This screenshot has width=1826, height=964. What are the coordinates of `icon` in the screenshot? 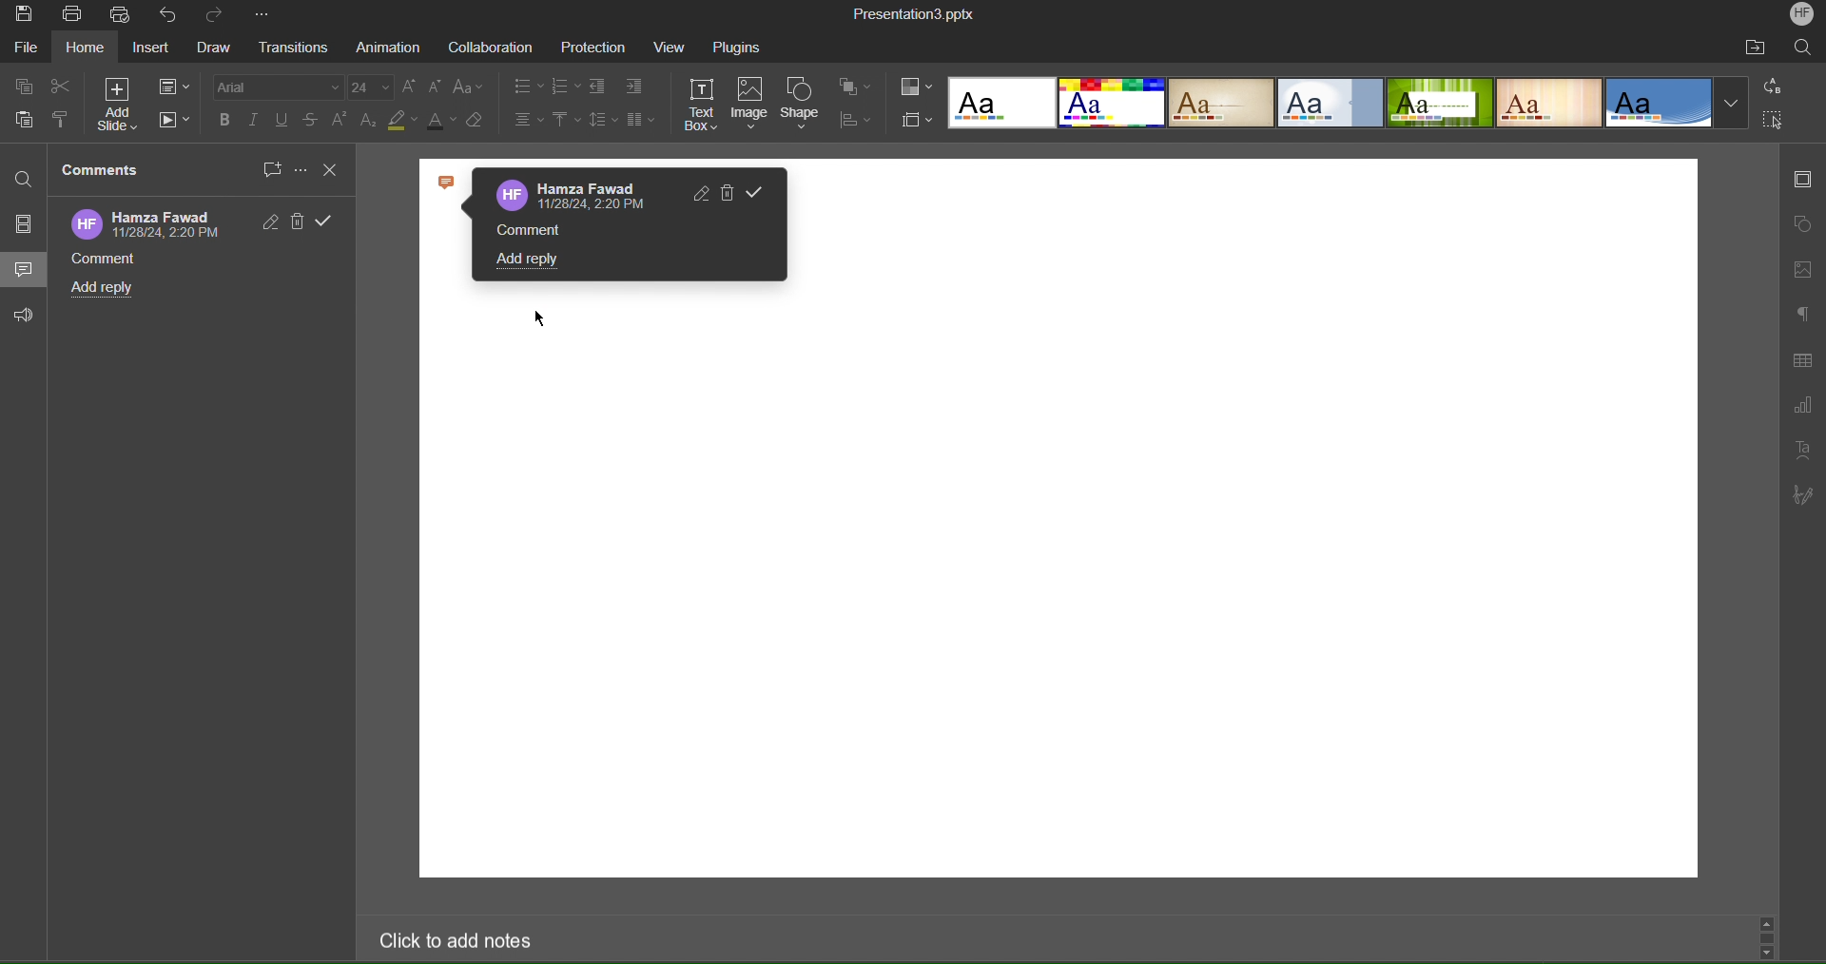 It's located at (447, 182).